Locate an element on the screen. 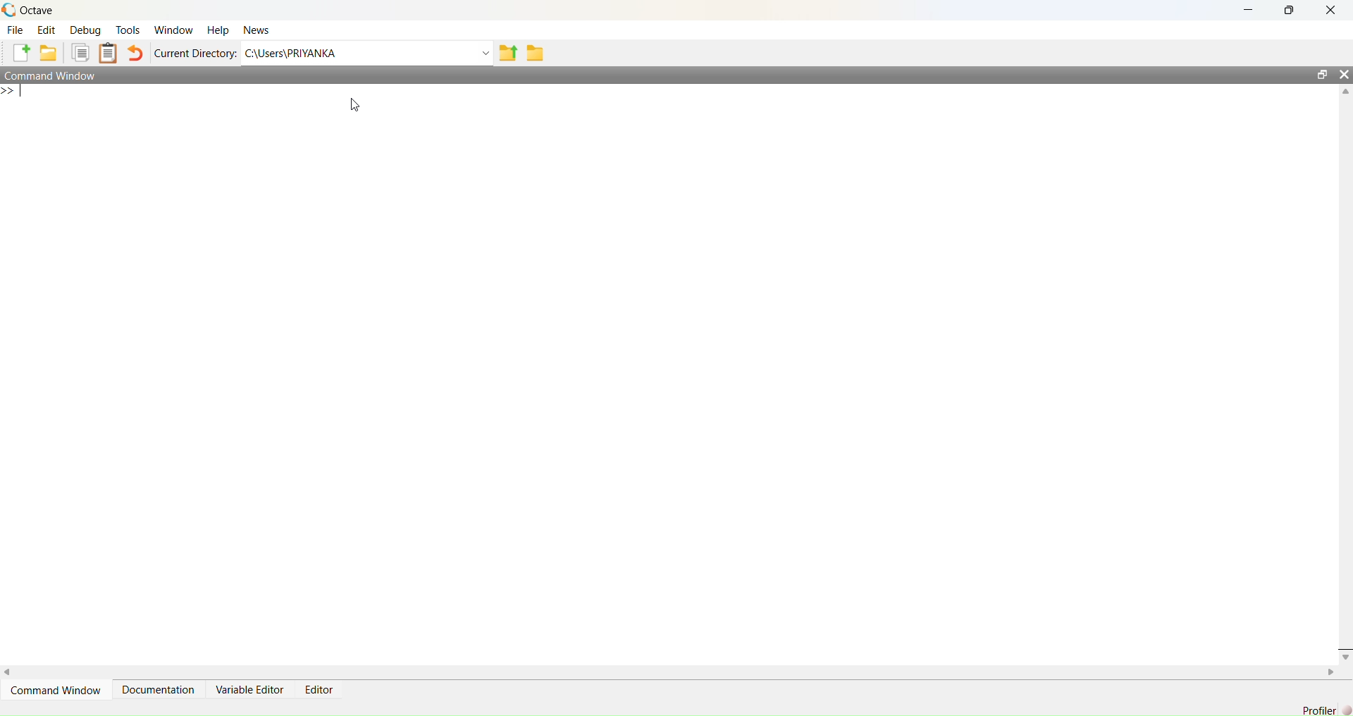 This screenshot has width=1353, height=716. Paste is located at coordinates (109, 54).